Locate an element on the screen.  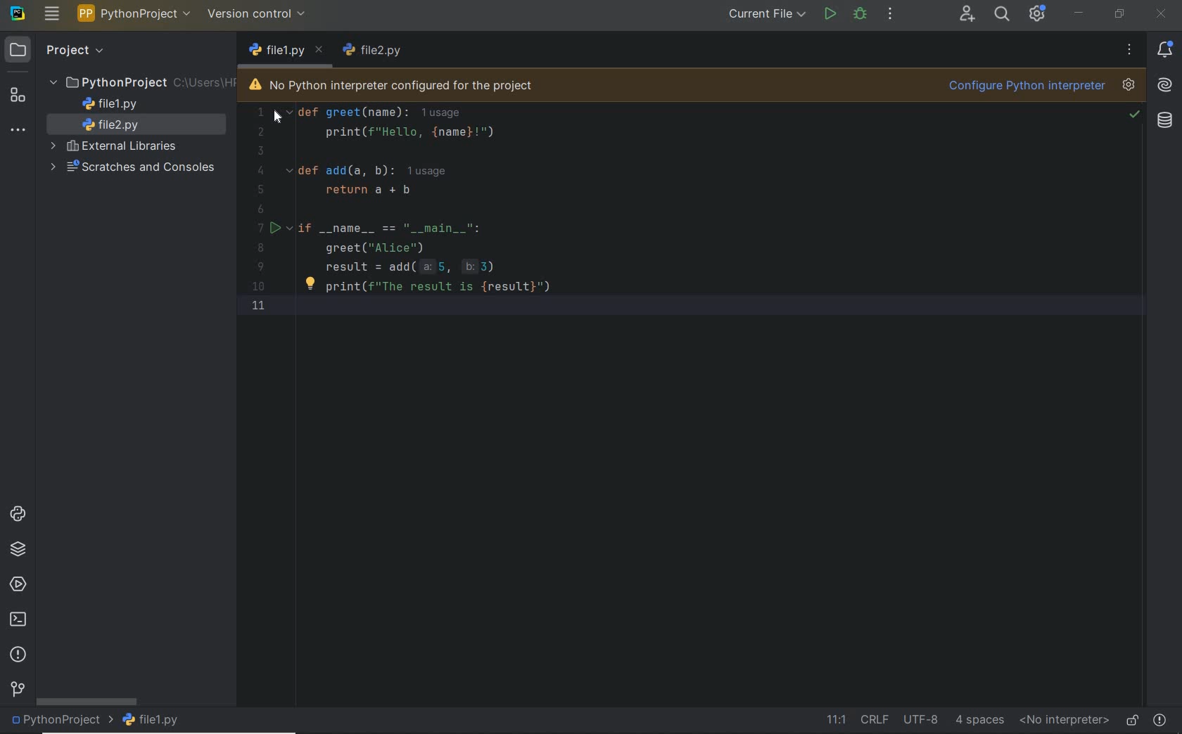
file name is located at coordinates (287, 52).